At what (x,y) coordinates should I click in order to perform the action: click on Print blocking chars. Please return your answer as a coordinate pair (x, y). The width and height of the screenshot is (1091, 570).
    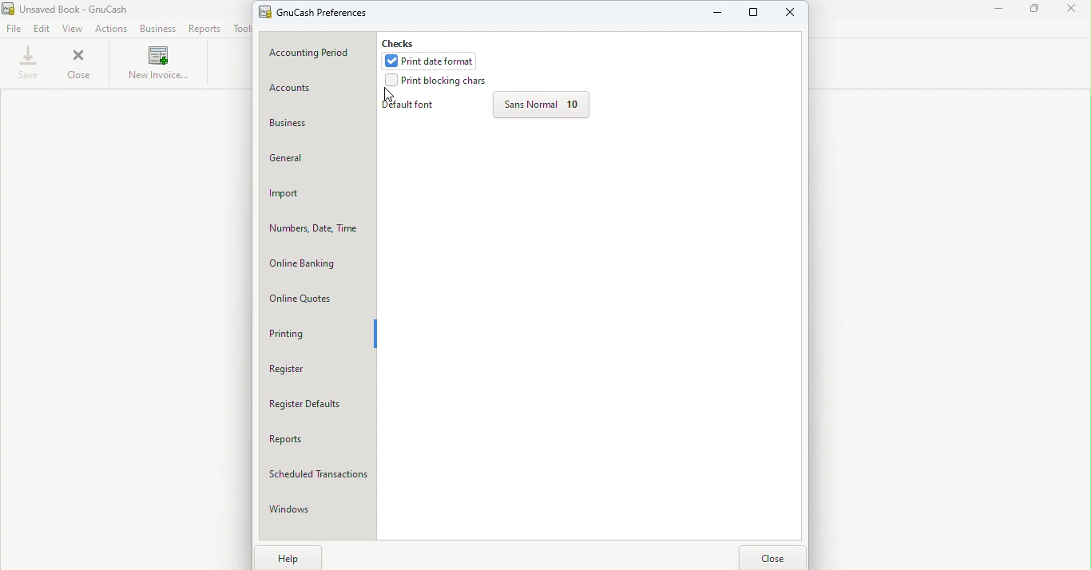
    Looking at the image, I should click on (434, 81).